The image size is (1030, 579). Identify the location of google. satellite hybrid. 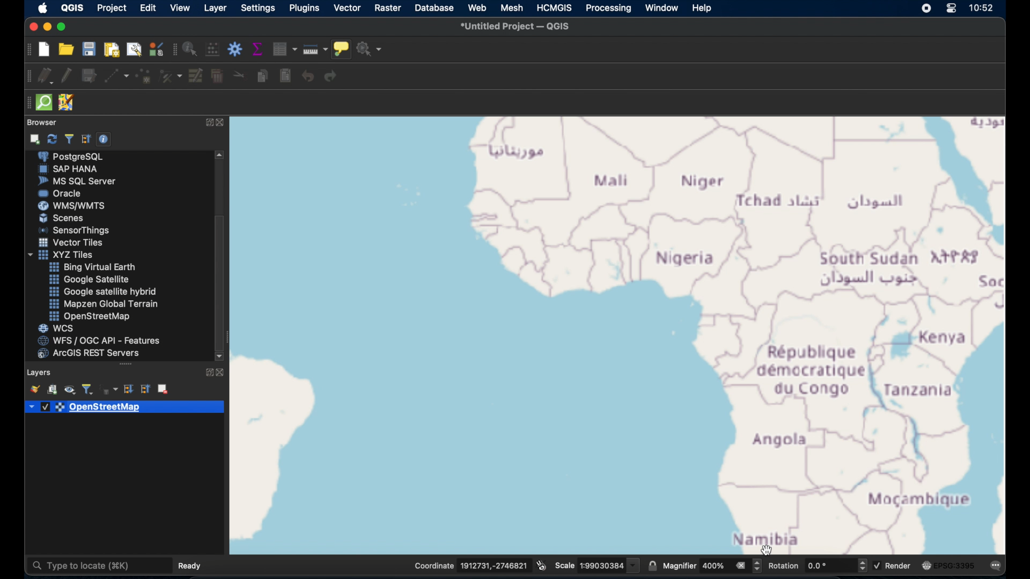
(102, 293).